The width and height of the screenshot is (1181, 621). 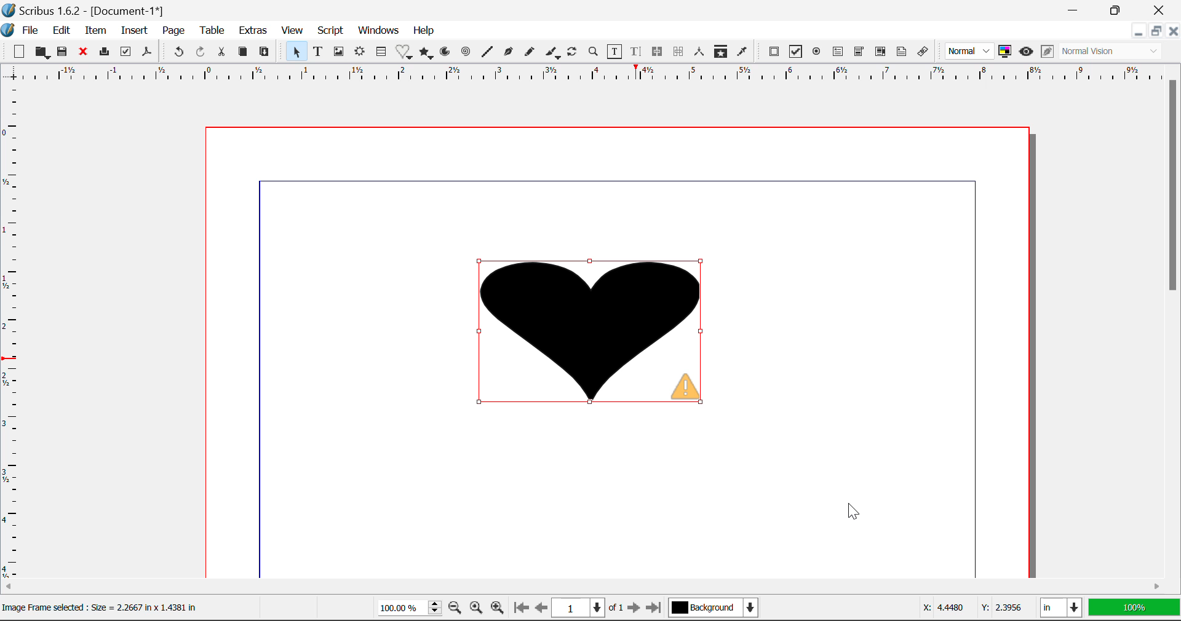 What do you see at coordinates (200, 51) in the screenshot?
I see `Redo` at bounding box center [200, 51].